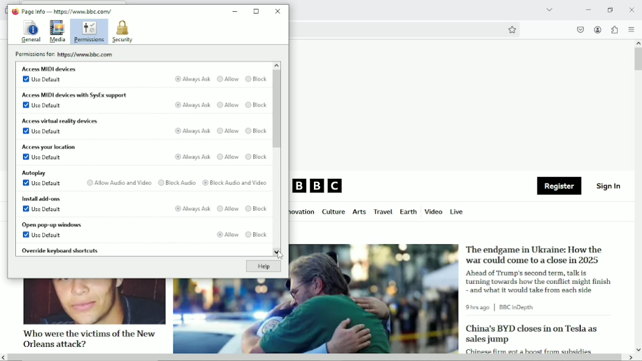 This screenshot has height=361, width=642. I want to click on 9 hrs ago | BBC in Depth, so click(502, 307).